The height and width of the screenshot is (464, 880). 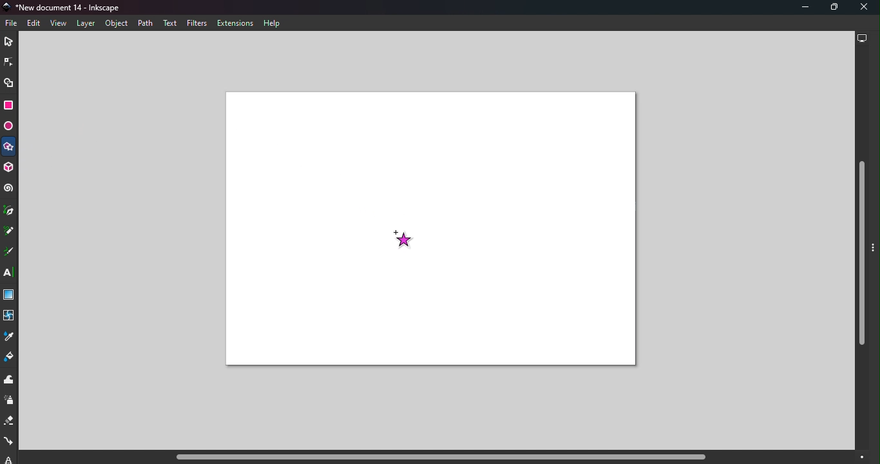 I want to click on Text, so click(x=170, y=23).